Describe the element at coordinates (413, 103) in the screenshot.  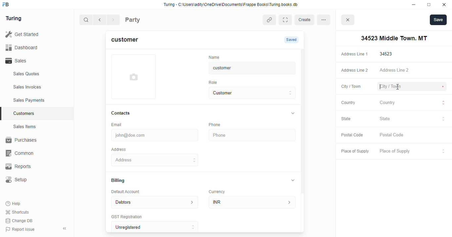
I see `Country` at that location.